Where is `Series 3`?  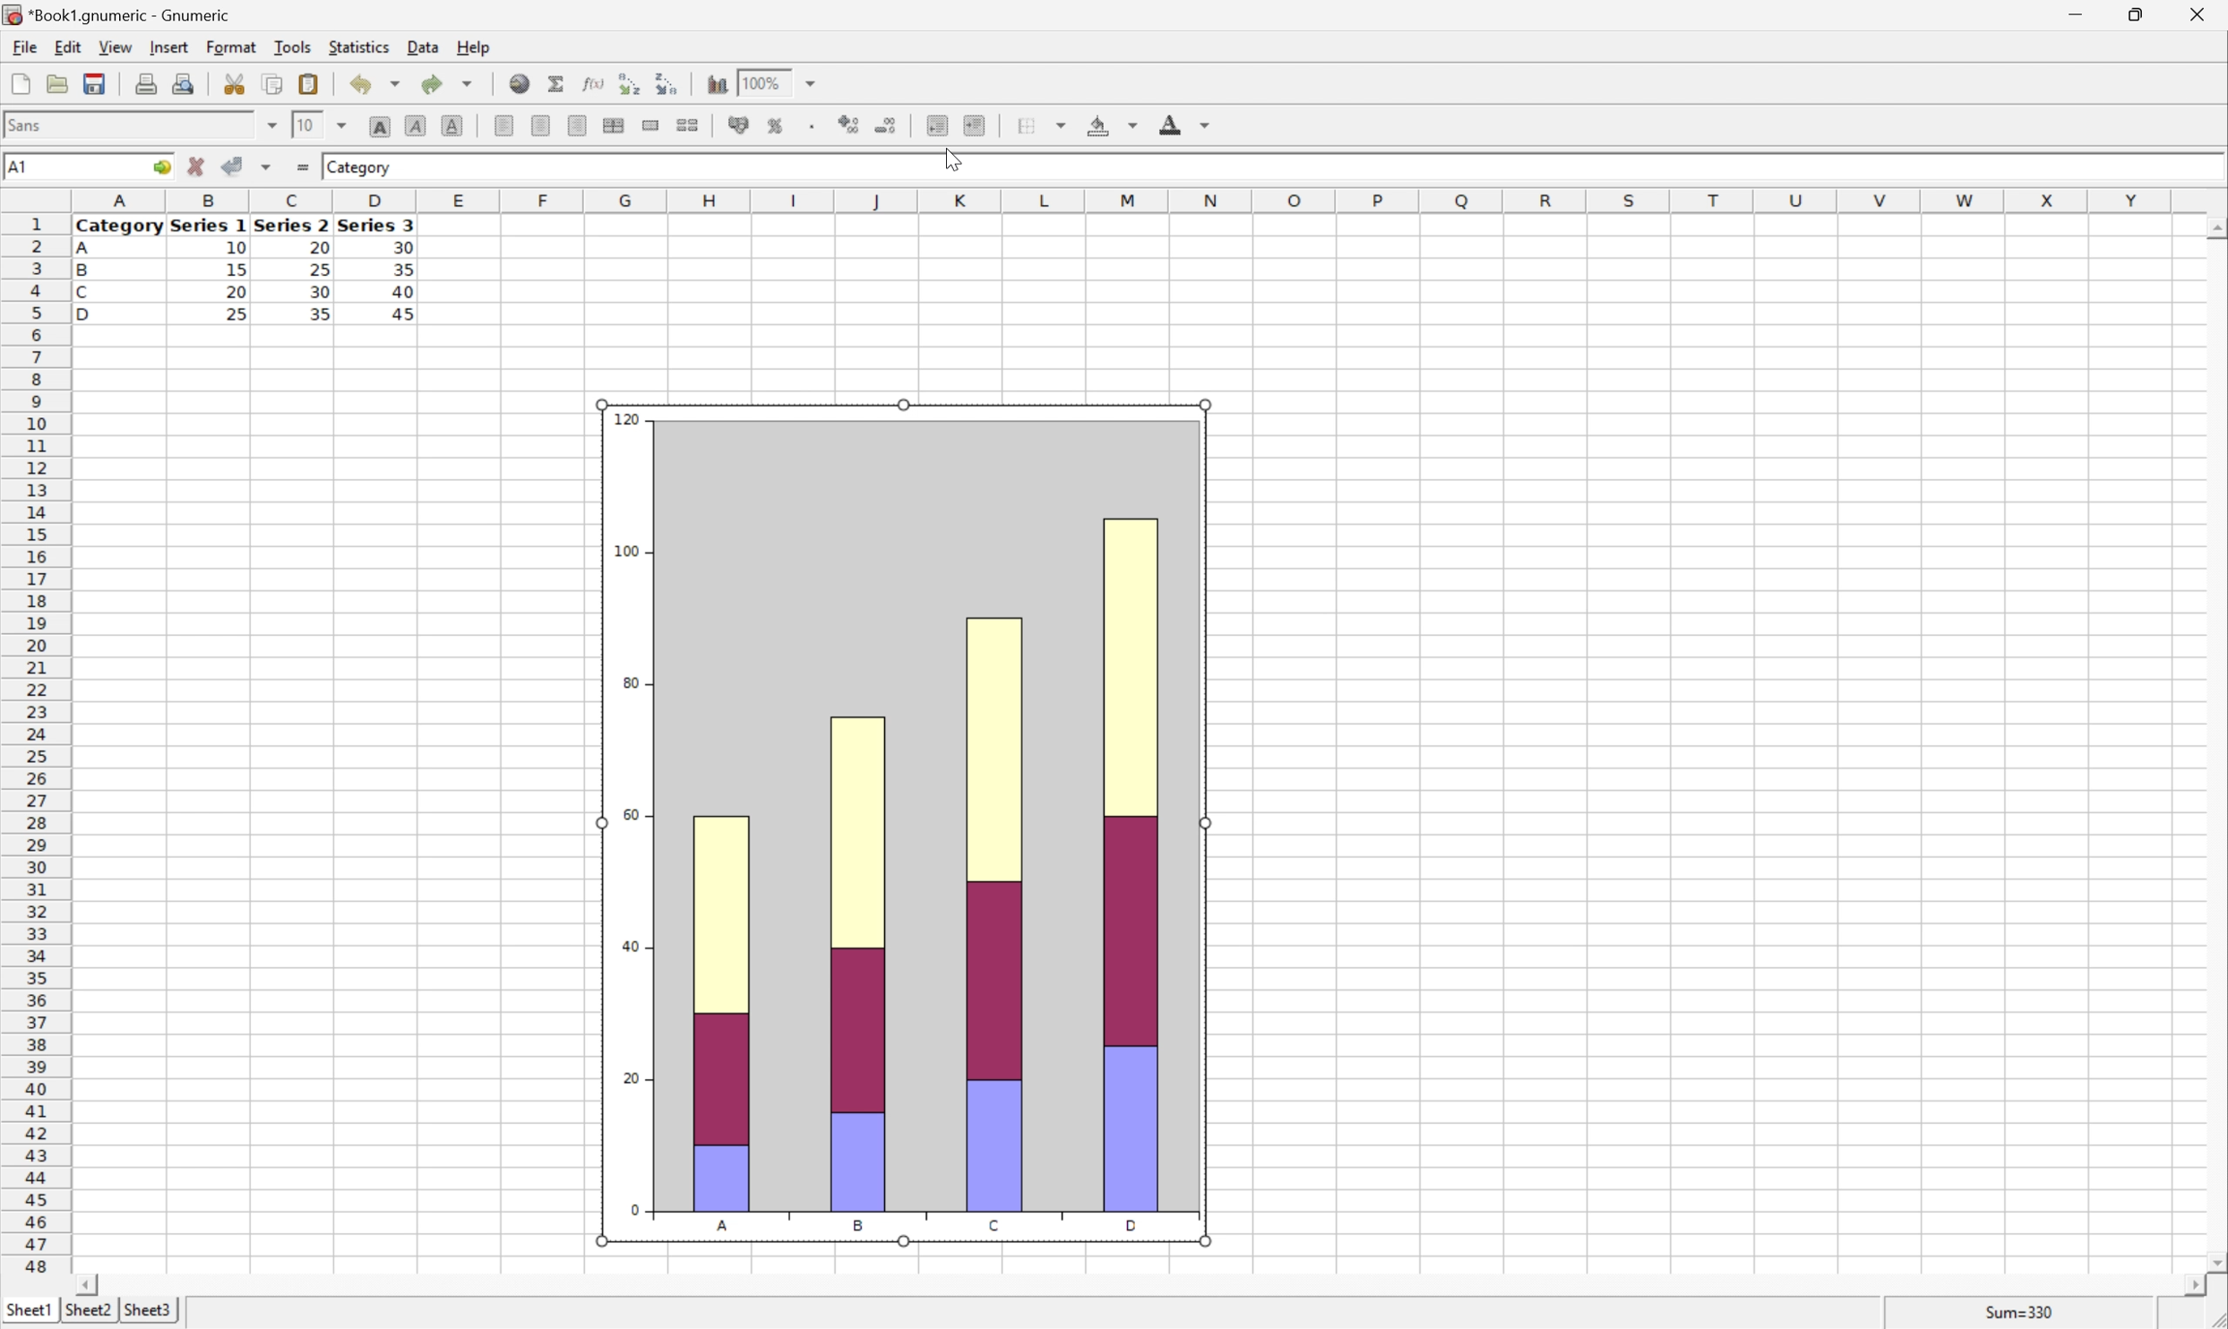
Series 3 is located at coordinates (377, 225).